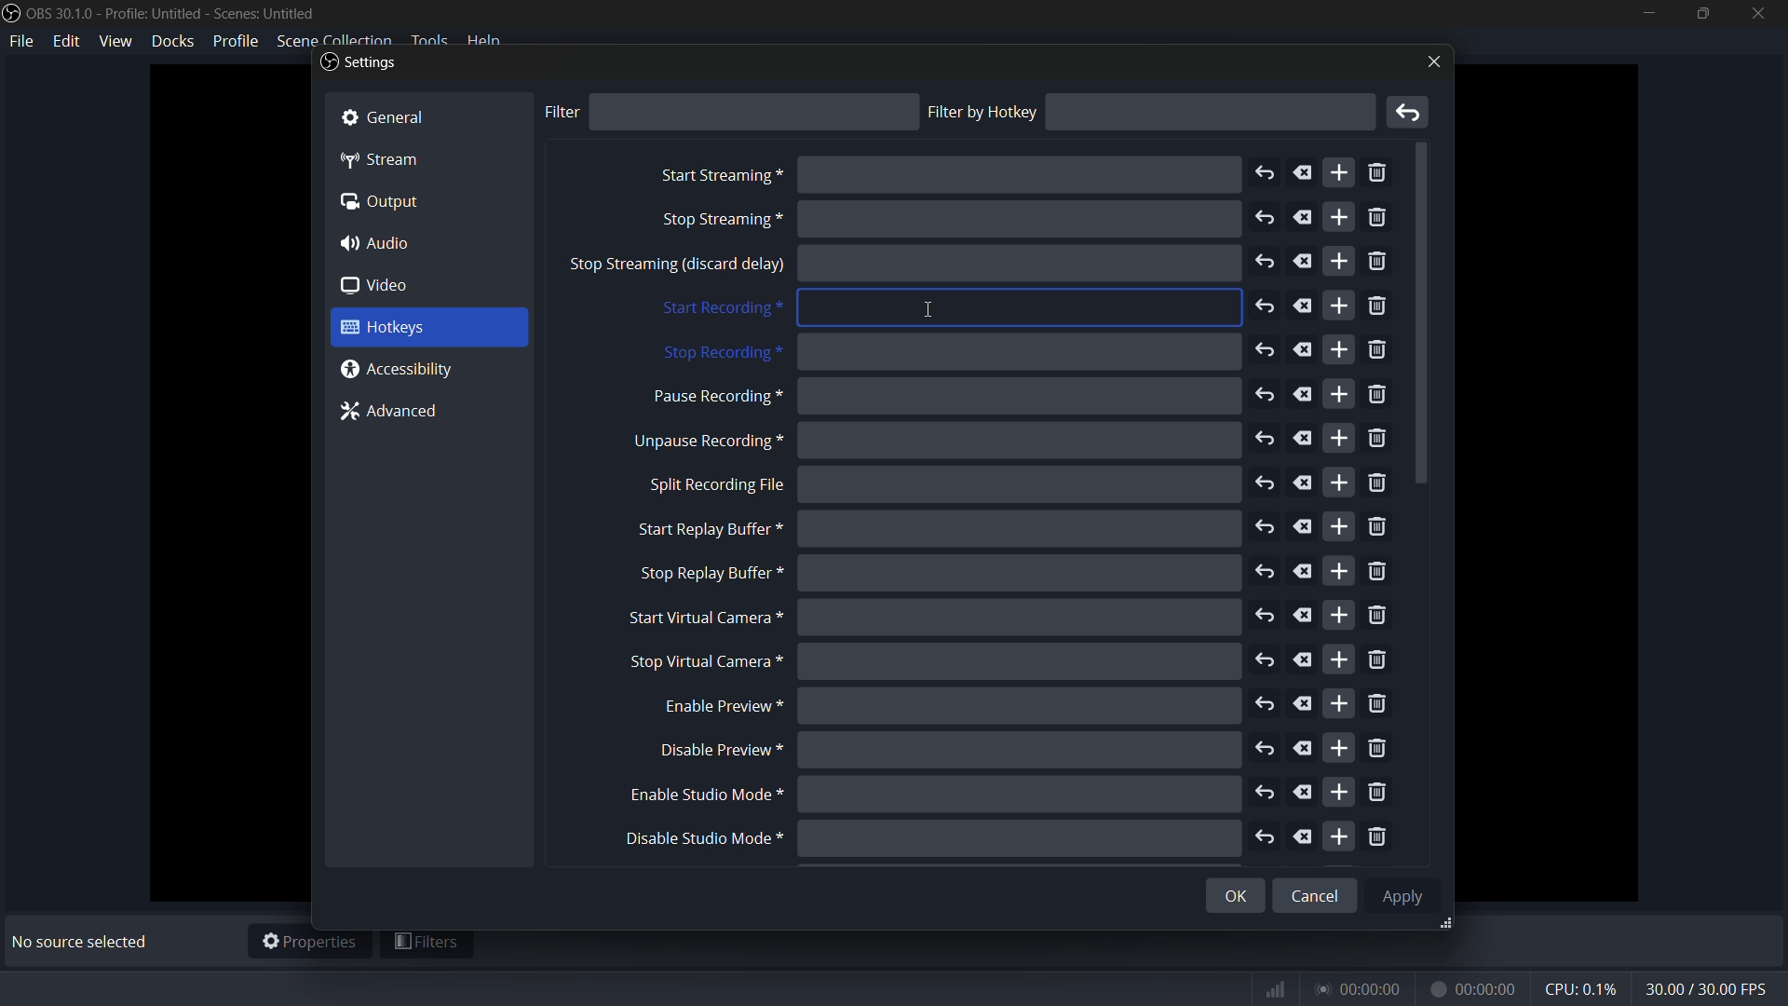  I want to click on add more, so click(1339, 790).